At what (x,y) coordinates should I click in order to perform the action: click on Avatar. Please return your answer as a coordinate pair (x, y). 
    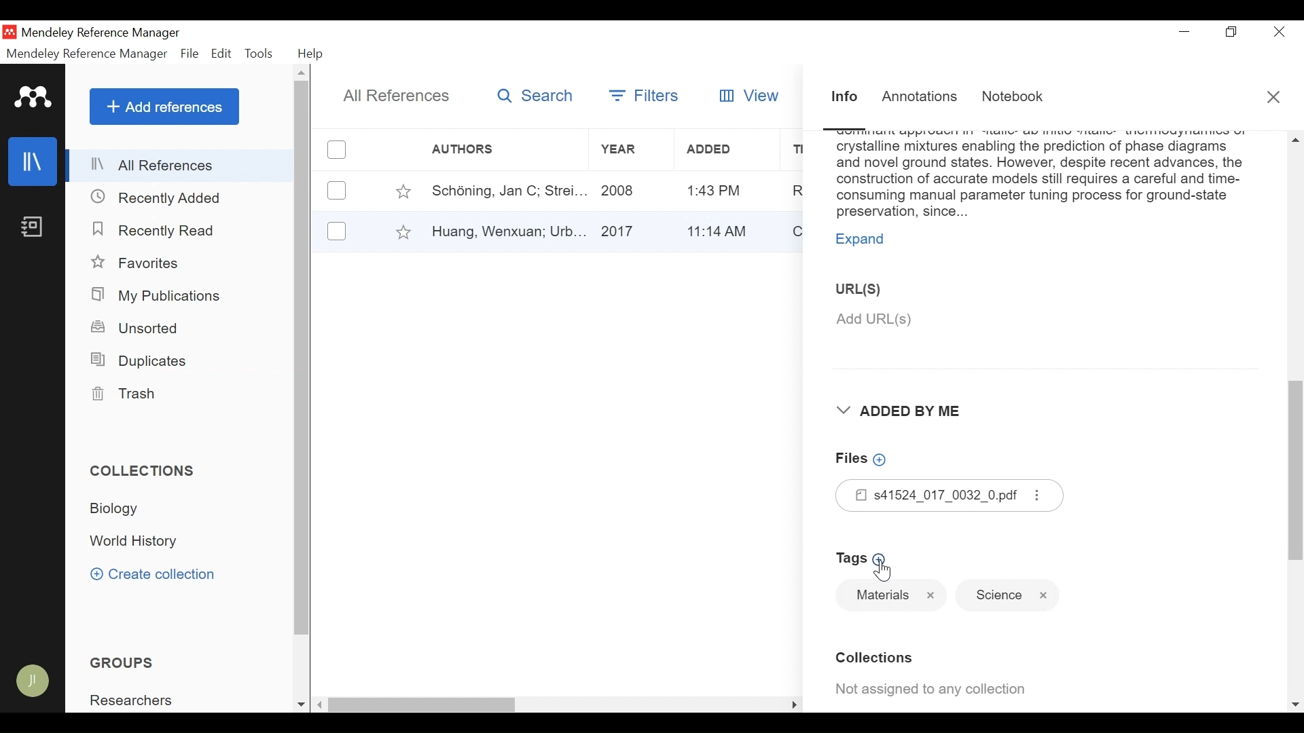
    Looking at the image, I should click on (33, 681).